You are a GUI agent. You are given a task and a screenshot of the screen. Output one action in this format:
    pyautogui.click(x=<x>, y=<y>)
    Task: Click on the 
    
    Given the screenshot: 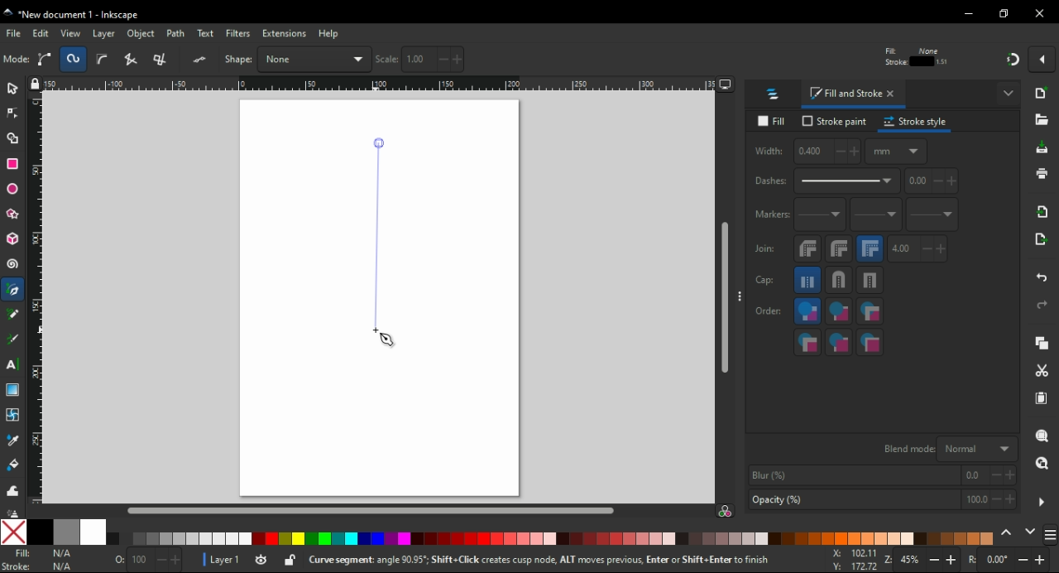 What is the action you would take?
    pyautogui.click(x=917, y=248)
    